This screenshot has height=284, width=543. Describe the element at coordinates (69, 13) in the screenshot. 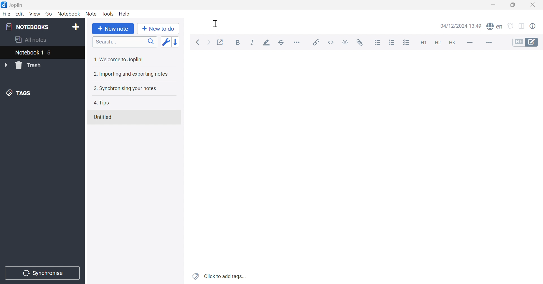

I see `Notebook` at that location.